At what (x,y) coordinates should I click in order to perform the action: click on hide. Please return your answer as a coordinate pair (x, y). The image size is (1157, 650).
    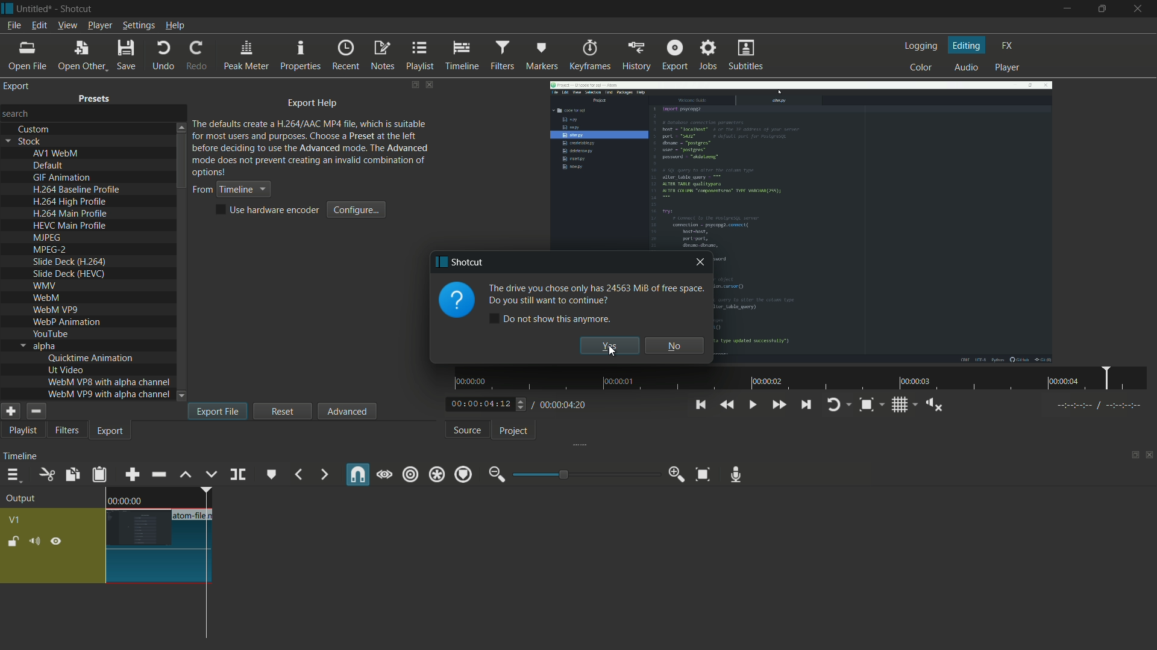
    Looking at the image, I should click on (58, 542).